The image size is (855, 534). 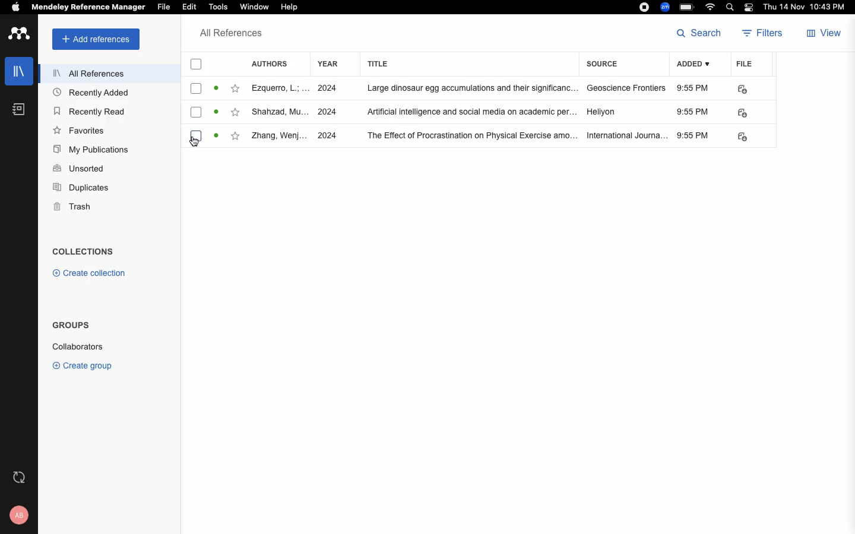 What do you see at coordinates (626, 88) in the screenshot?
I see `Geoscience frontiers` at bounding box center [626, 88].